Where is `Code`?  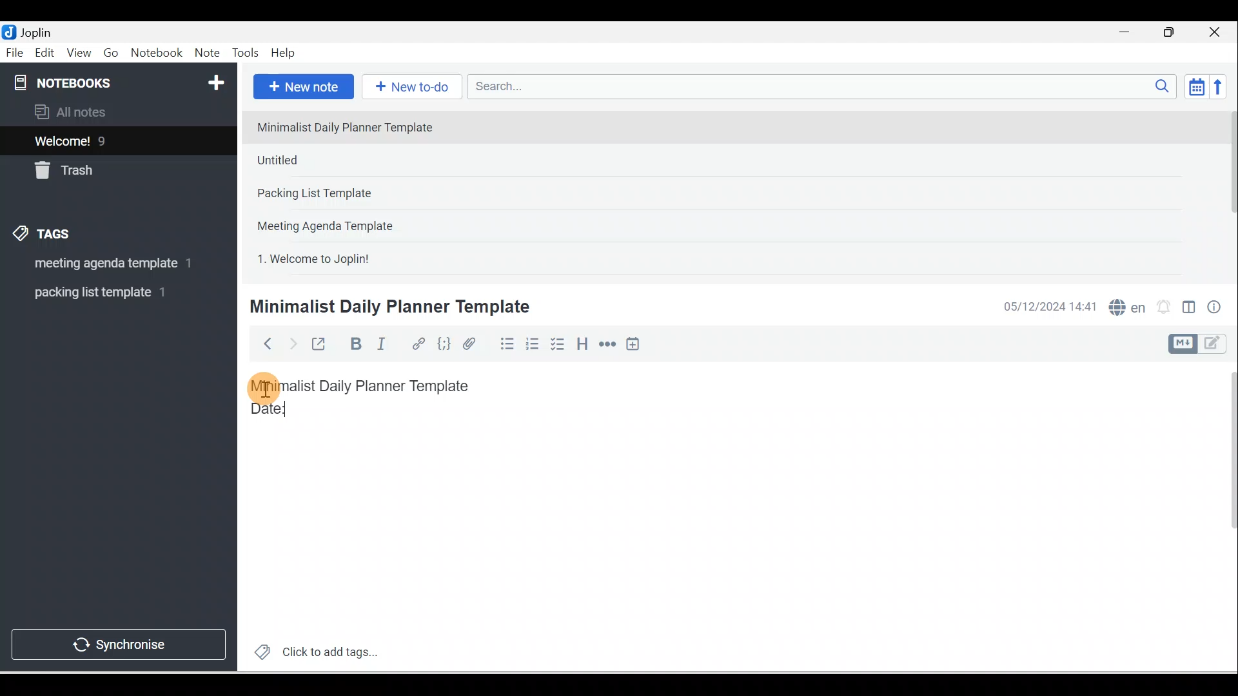
Code is located at coordinates (444, 345).